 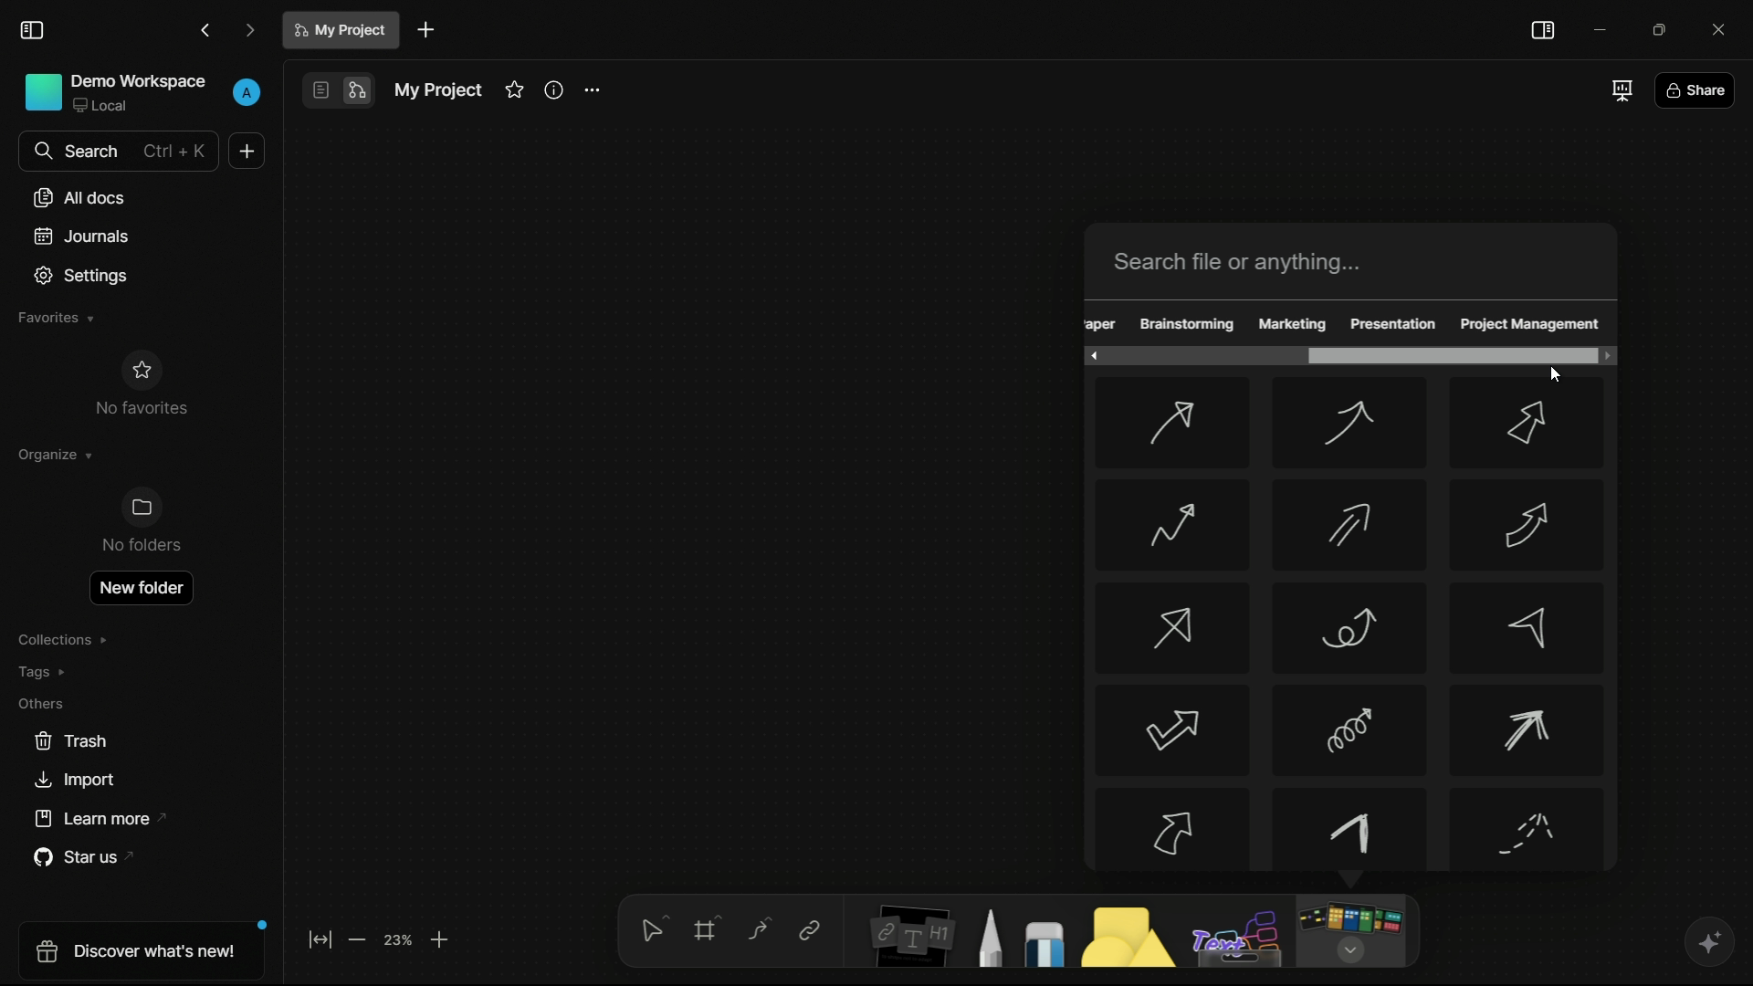 I want to click on arrow-11, so click(x=1350, y=729).